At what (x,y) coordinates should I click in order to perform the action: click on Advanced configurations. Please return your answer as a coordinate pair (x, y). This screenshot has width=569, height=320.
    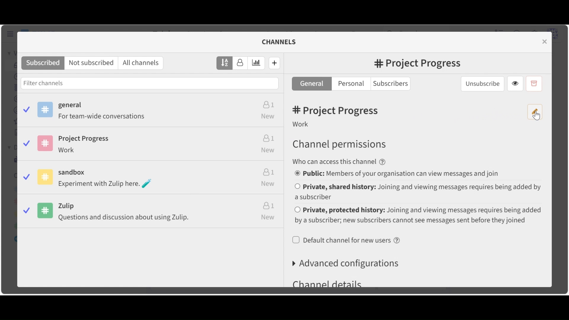
    Looking at the image, I should click on (349, 263).